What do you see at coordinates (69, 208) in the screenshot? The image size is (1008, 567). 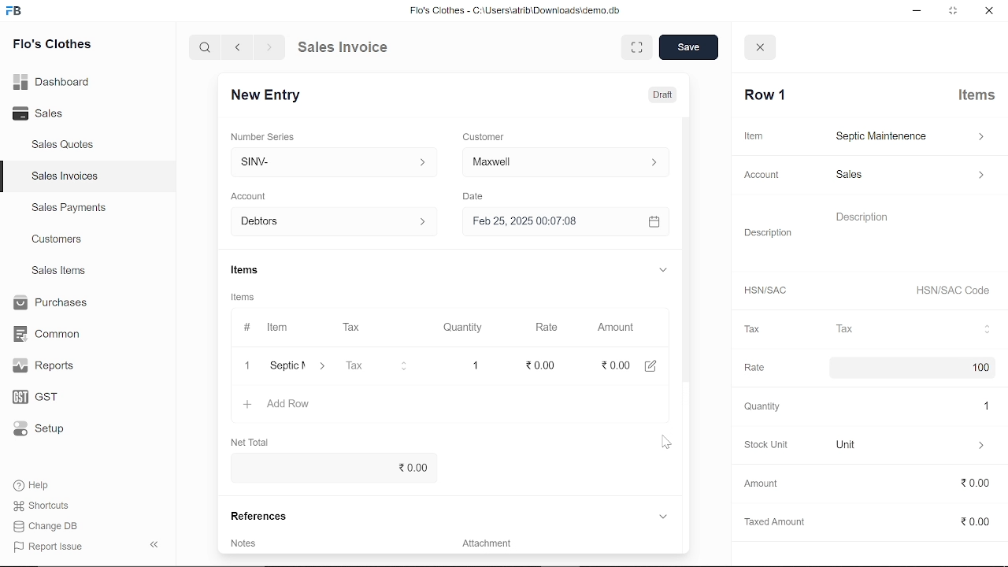 I see `Sales Payments` at bounding box center [69, 208].